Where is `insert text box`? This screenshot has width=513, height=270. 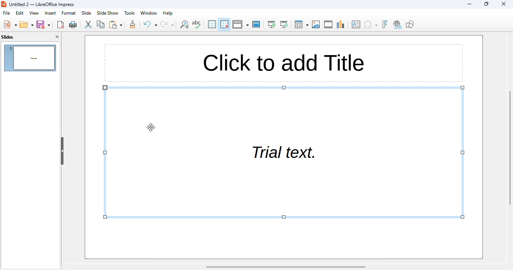 insert text box is located at coordinates (356, 24).